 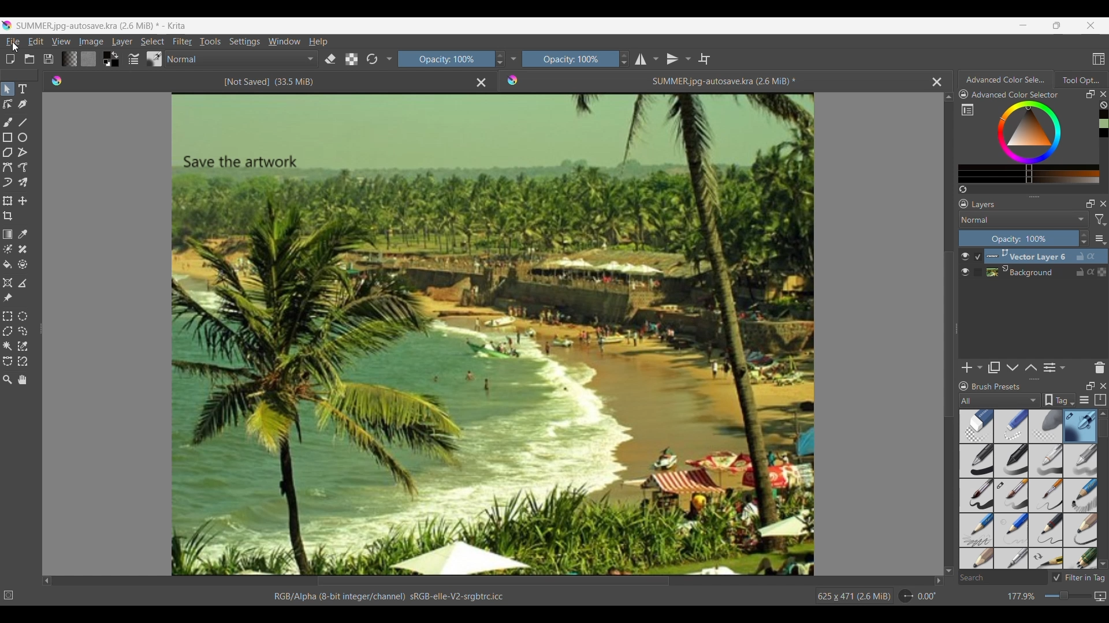 I want to click on Increase/Decrease opacity, so click(x=499, y=59).